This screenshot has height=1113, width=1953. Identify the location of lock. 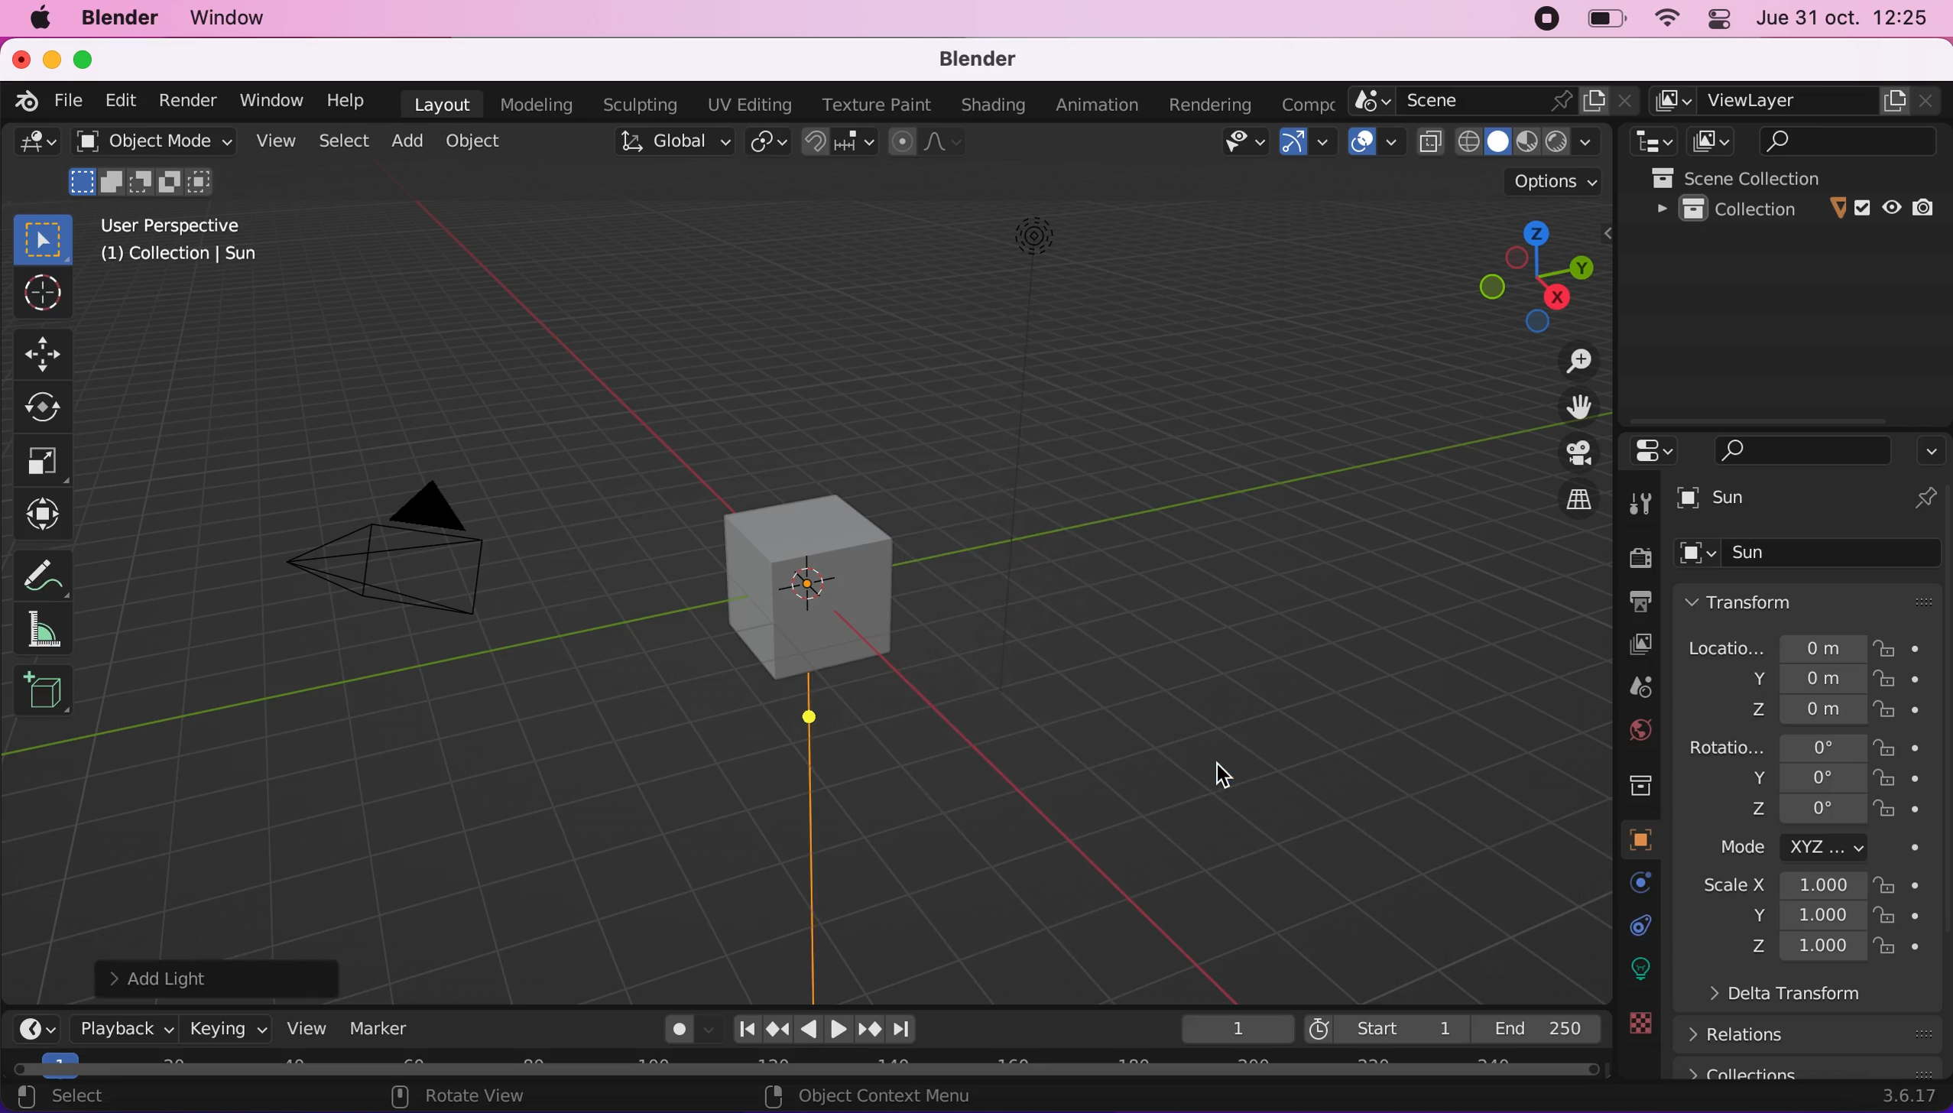
(1906, 647).